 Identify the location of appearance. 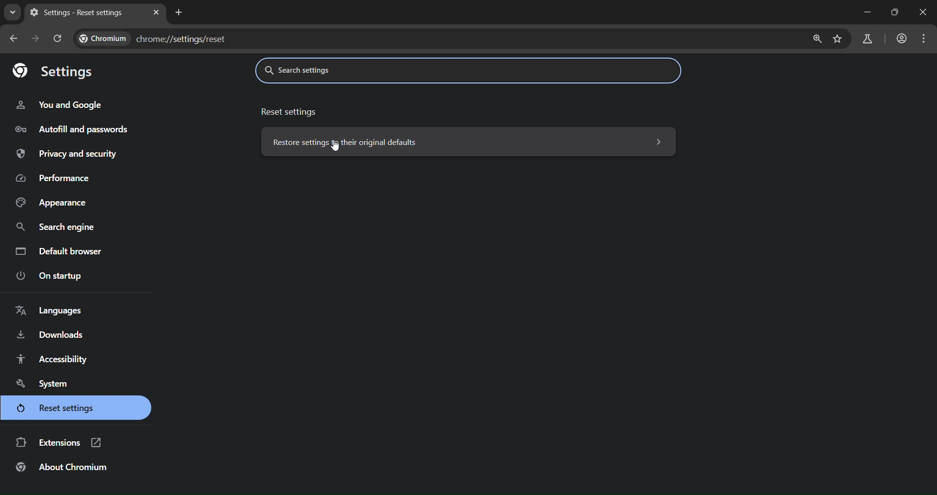
(53, 202).